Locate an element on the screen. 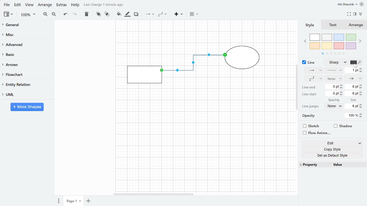  Decrease Line end spacing is located at coordinates (341, 88).